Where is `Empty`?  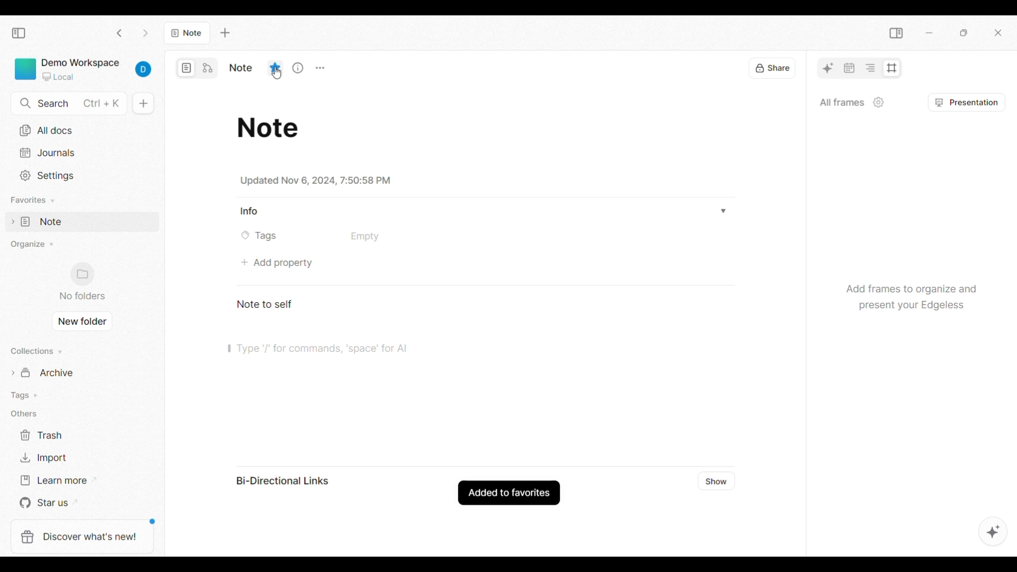 Empty is located at coordinates (364, 237).